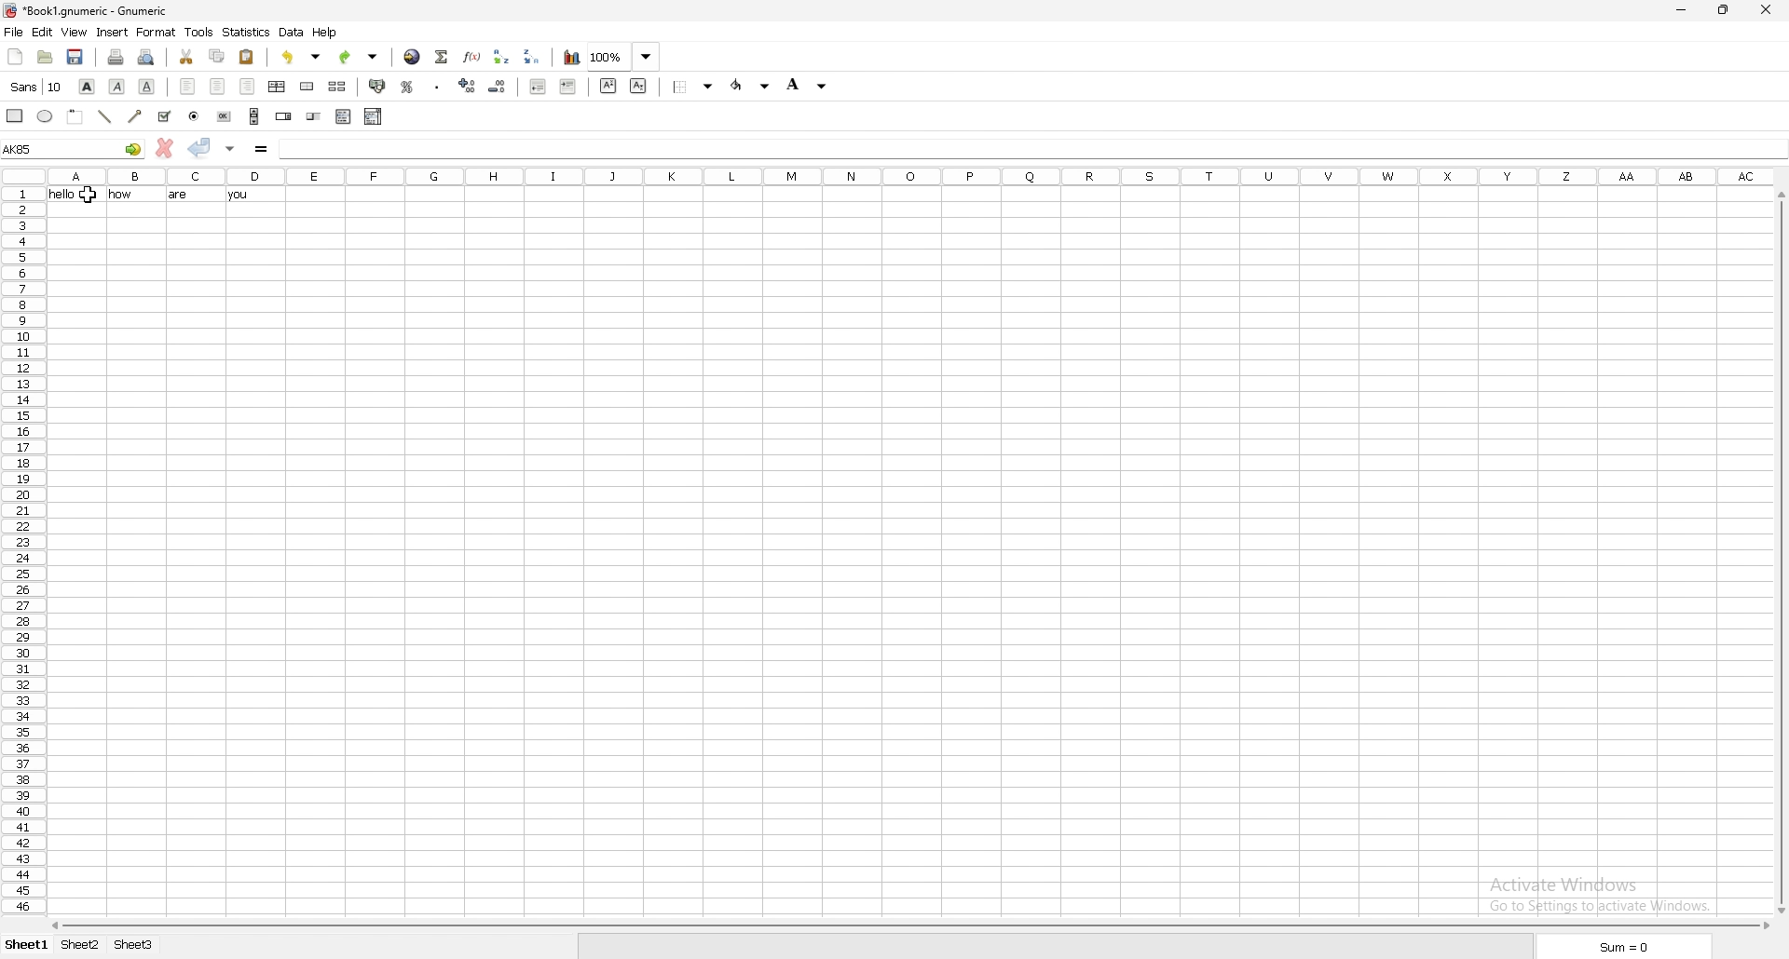 Image resolution: width=1789 pixels, height=959 pixels. I want to click on statistics, so click(247, 32).